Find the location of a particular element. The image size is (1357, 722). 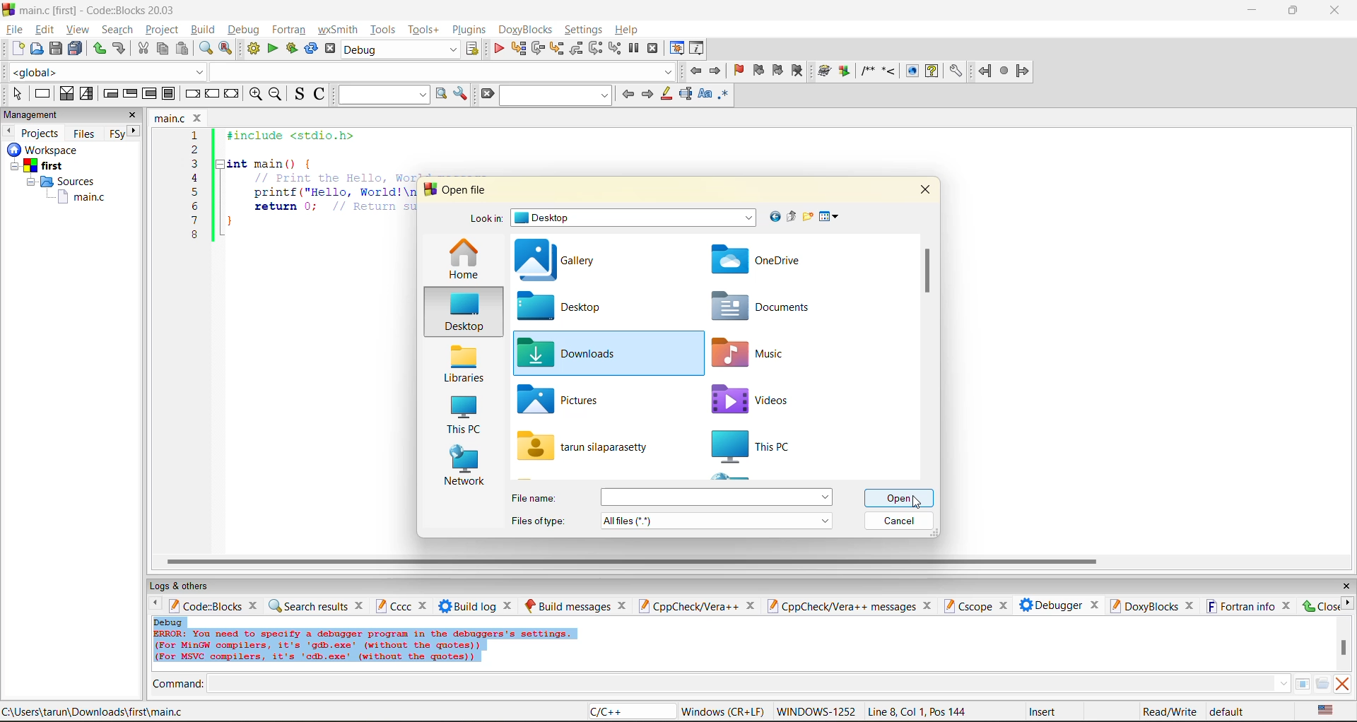

close  is located at coordinates (1337, 11).